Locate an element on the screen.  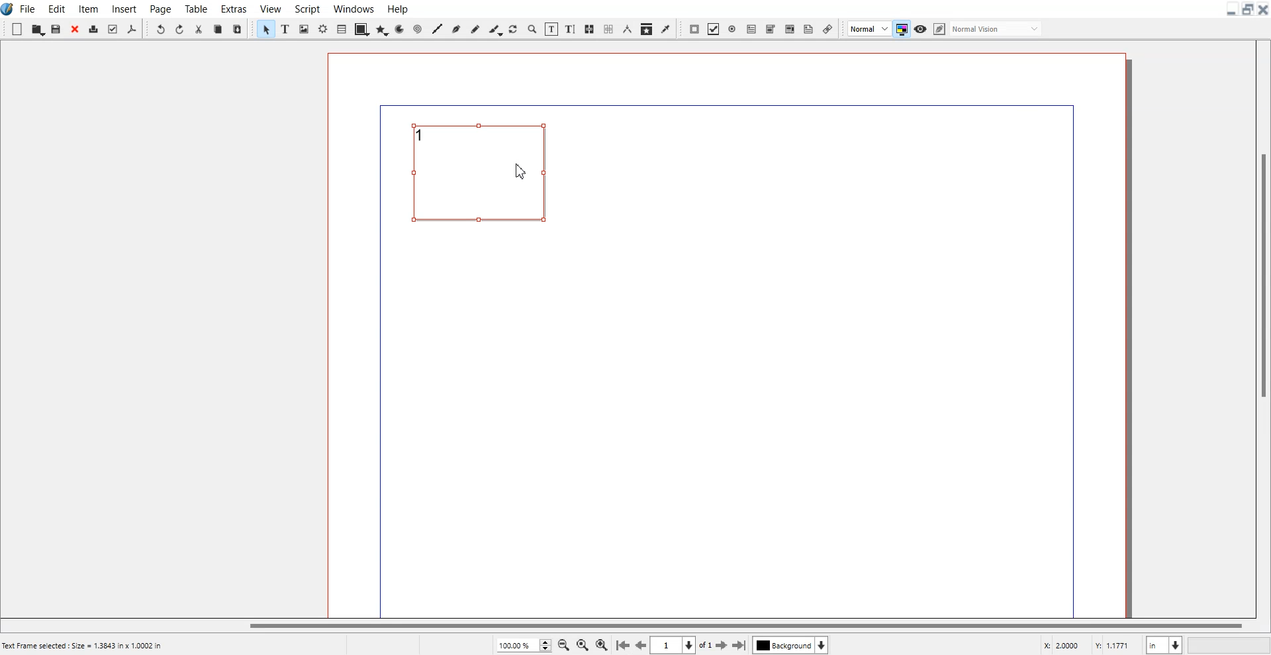
New is located at coordinates (17, 29).